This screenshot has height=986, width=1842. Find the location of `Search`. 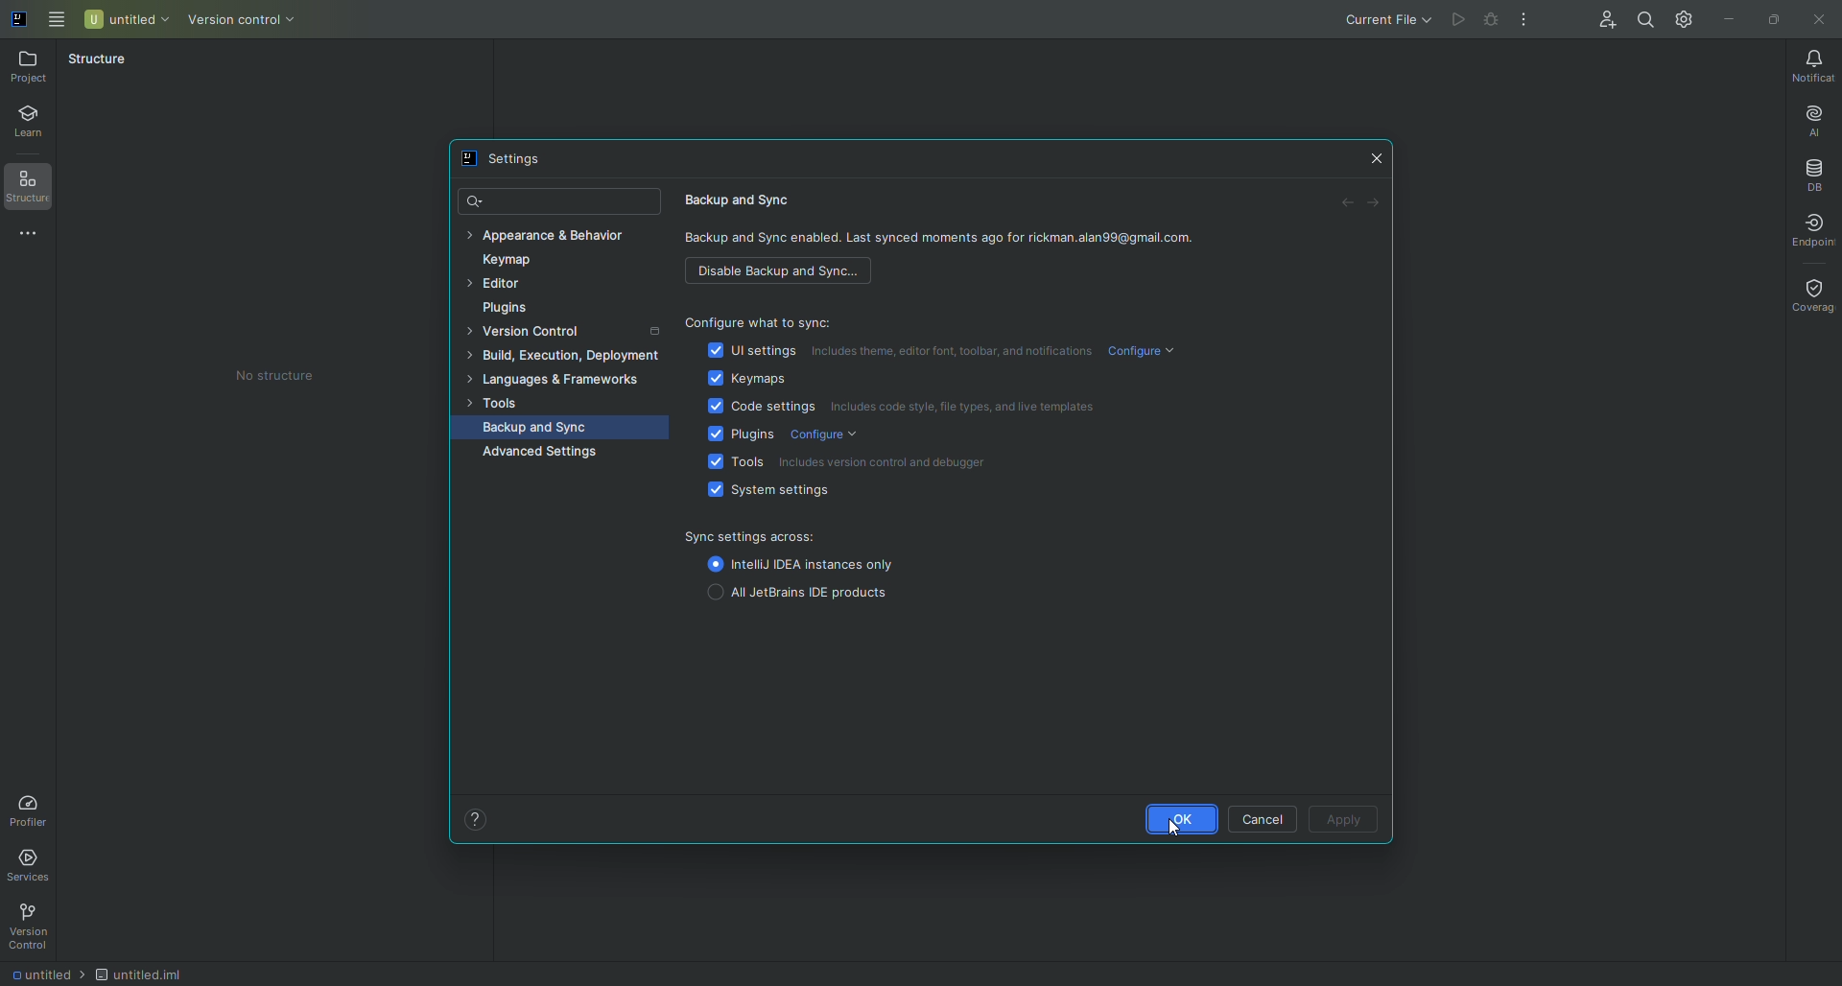

Search is located at coordinates (1643, 17).